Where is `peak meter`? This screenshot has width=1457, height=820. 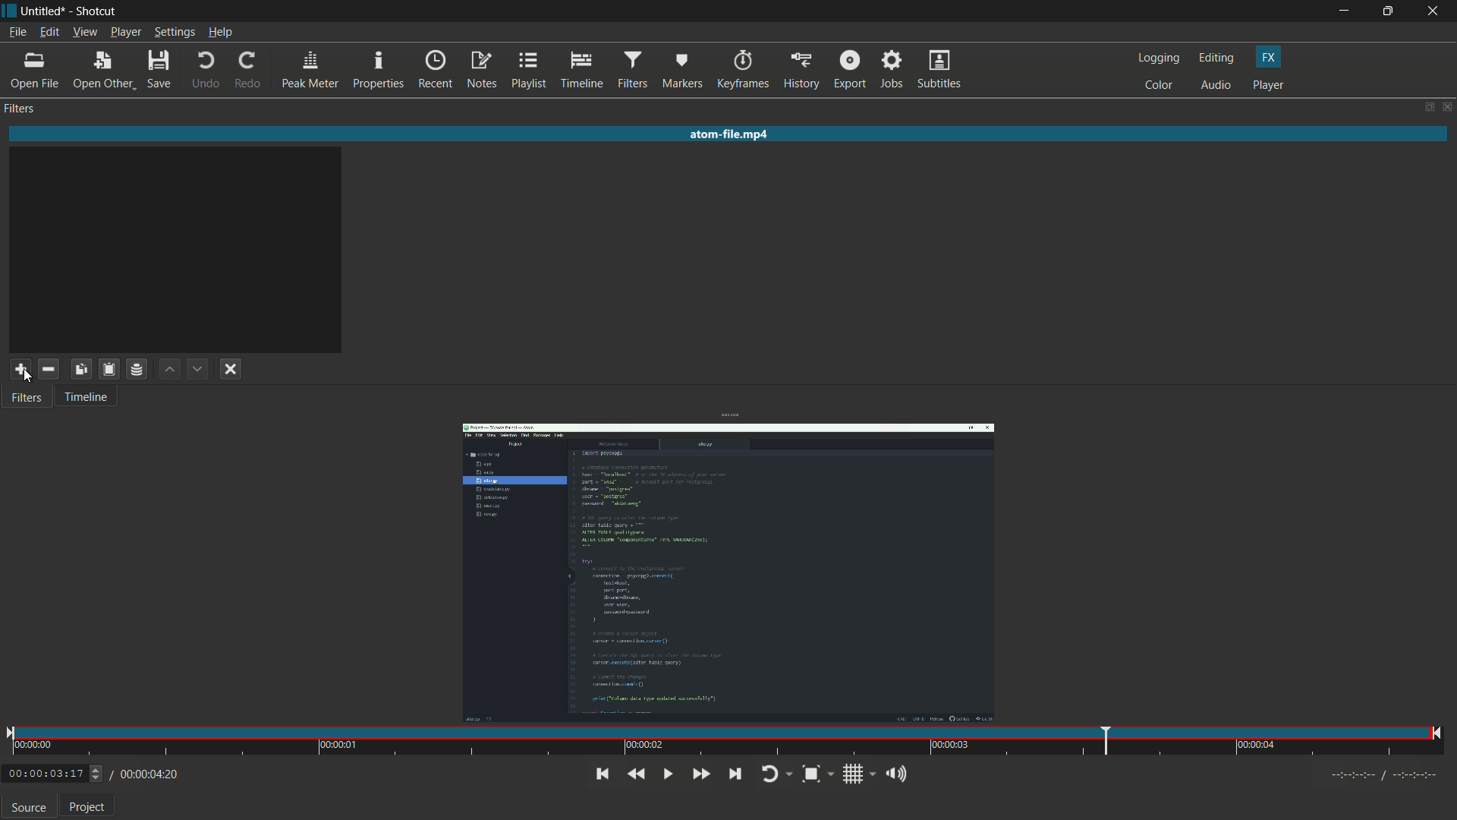
peak meter is located at coordinates (311, 71).